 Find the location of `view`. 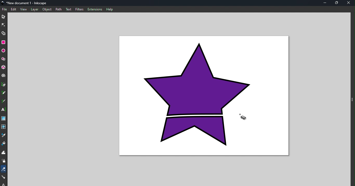

view is located at coordinates (24, 10).